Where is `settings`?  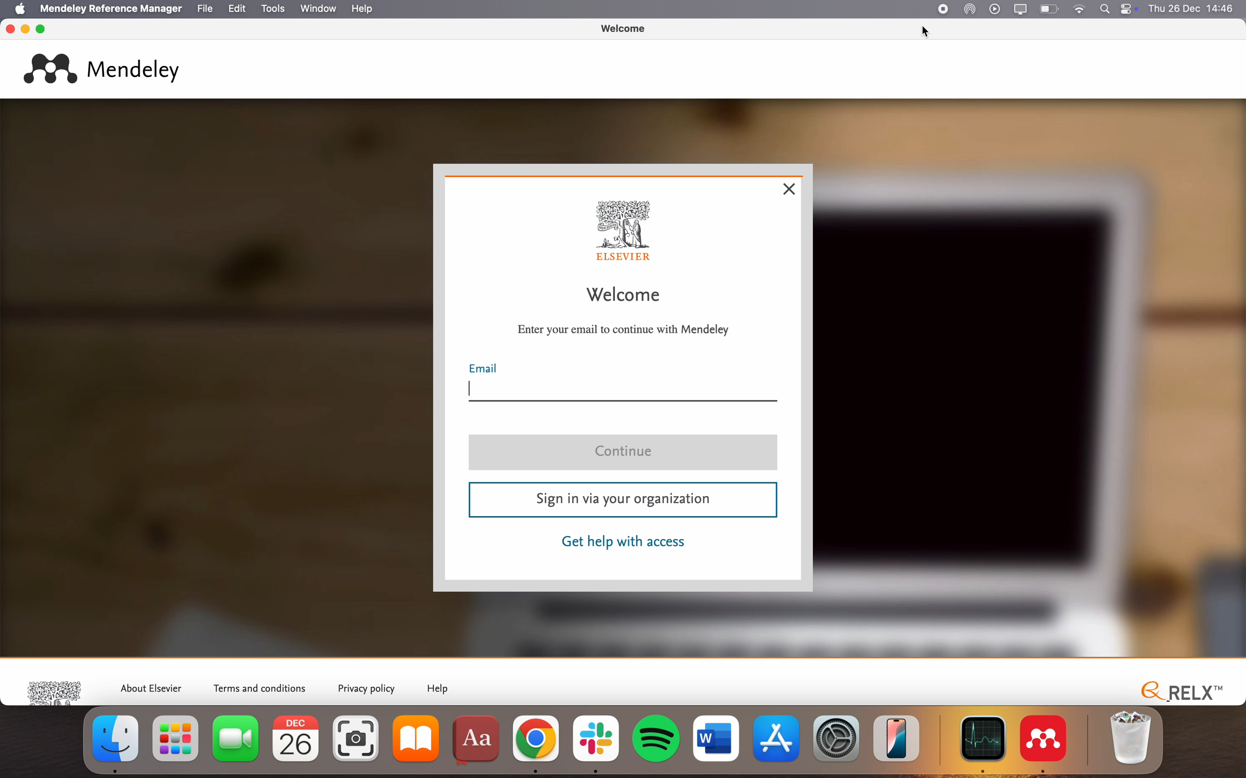
settings is located at coordinates (837, 738).